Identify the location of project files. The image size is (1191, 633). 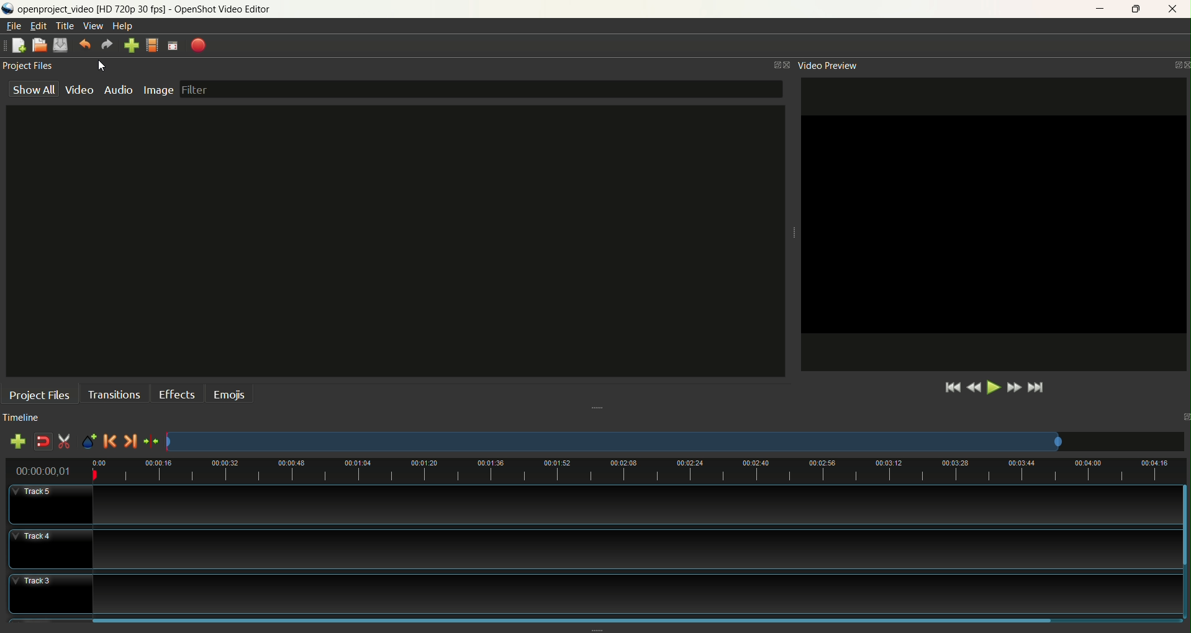
(41, 392).